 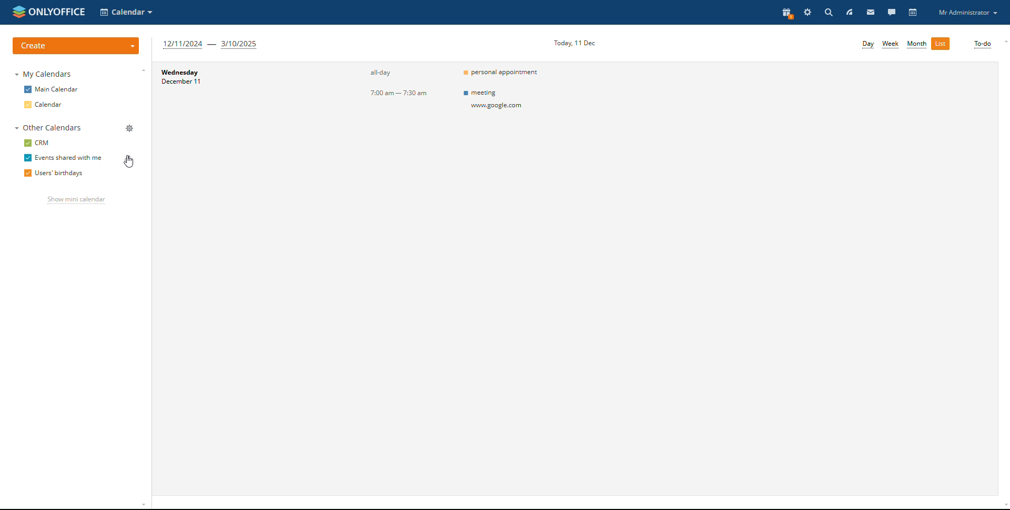 What do you see at coordinates (1004, 42) in the screenshot?
I see `scroll up` at bounding box center [1004, 42].